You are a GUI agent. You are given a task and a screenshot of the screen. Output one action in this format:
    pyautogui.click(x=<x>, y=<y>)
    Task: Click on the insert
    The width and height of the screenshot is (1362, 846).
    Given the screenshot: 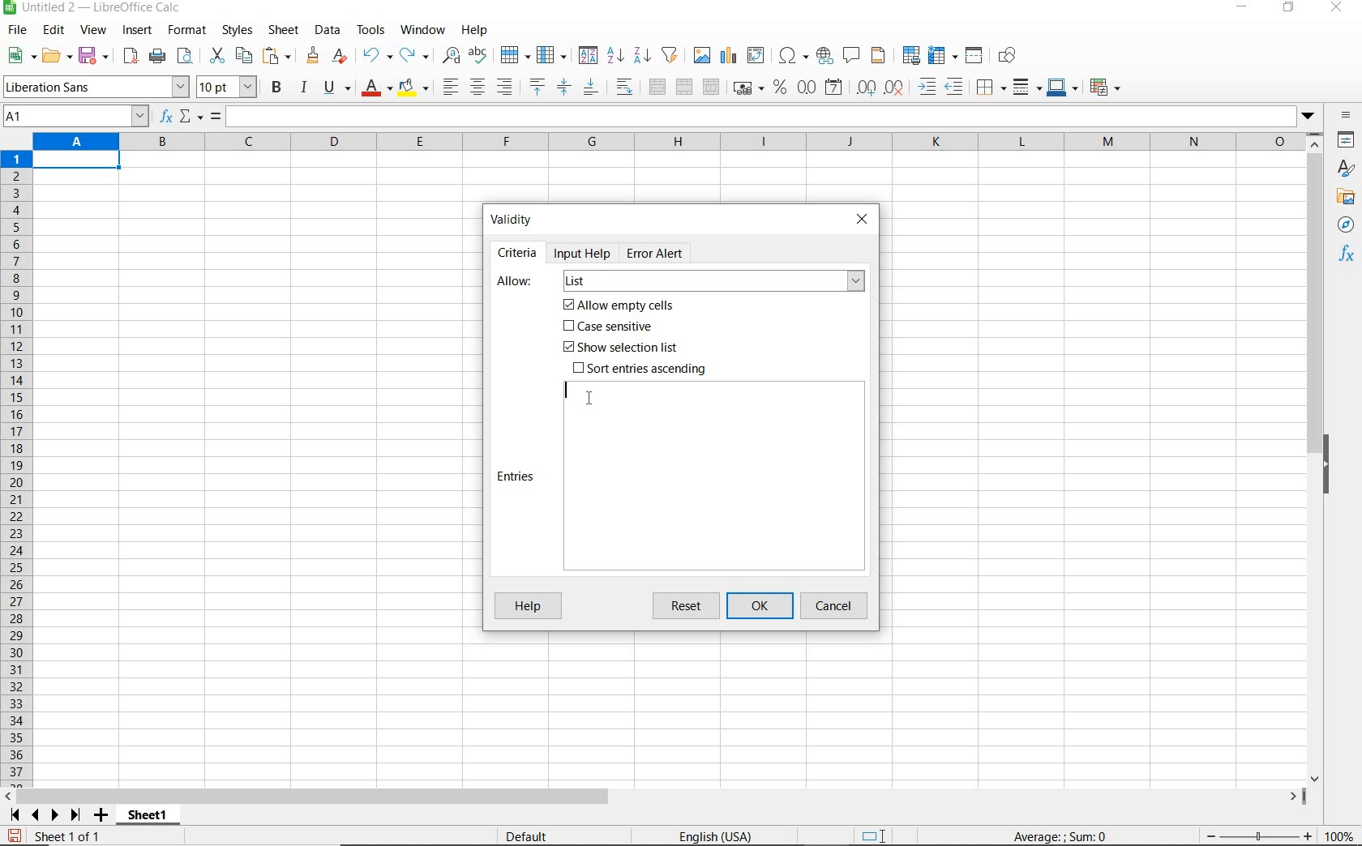 What is the action you would take?
    pyautogui.click(x=136, y=31)
    